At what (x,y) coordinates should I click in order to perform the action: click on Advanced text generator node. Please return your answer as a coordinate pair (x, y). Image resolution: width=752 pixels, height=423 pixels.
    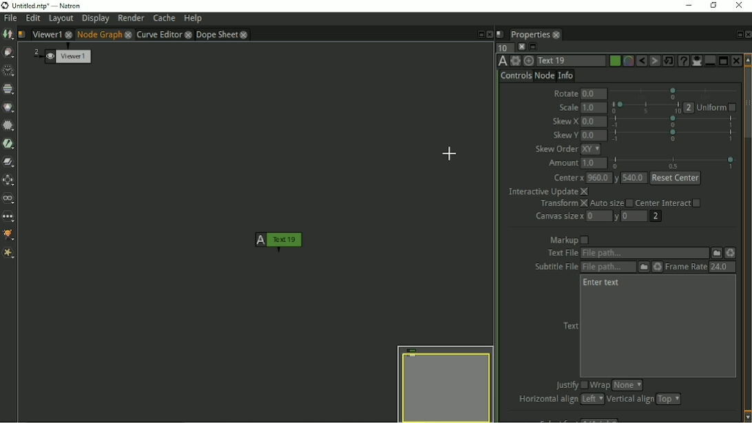
    Looking at the image, I should click on (683, 61).